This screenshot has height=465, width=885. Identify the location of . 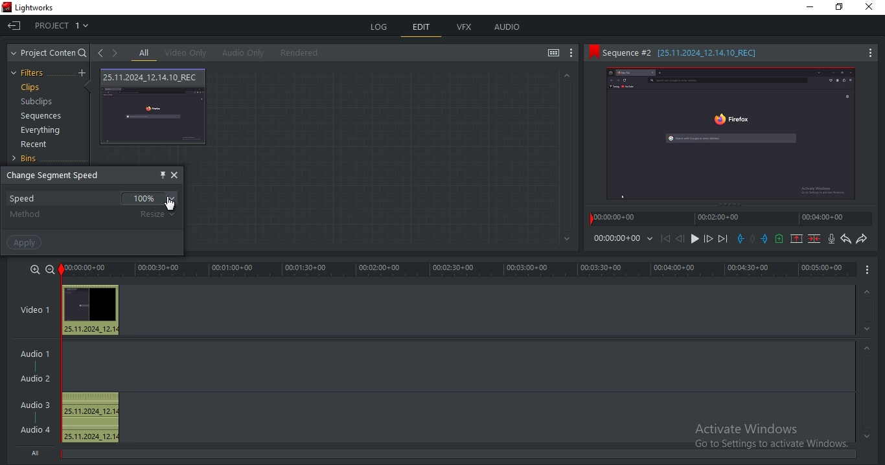
(554, 53).